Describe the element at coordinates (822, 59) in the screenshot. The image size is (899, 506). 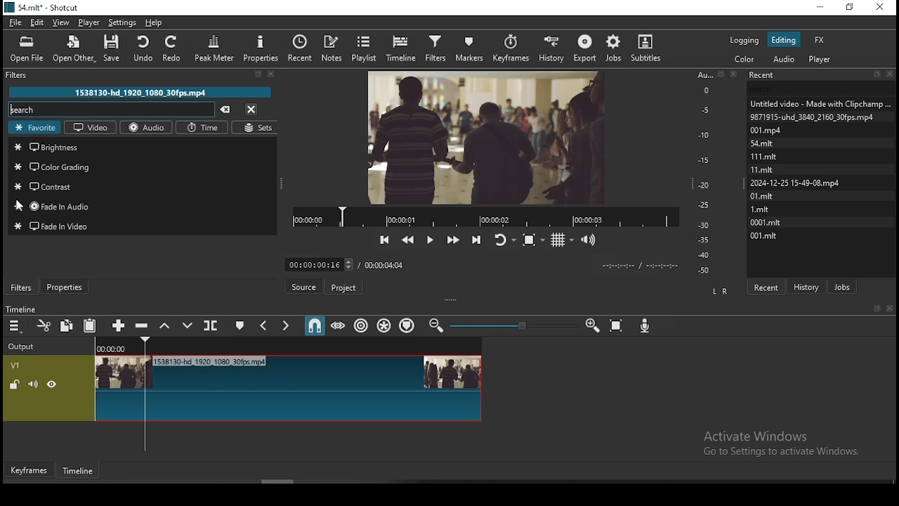
I see `player` at that location.